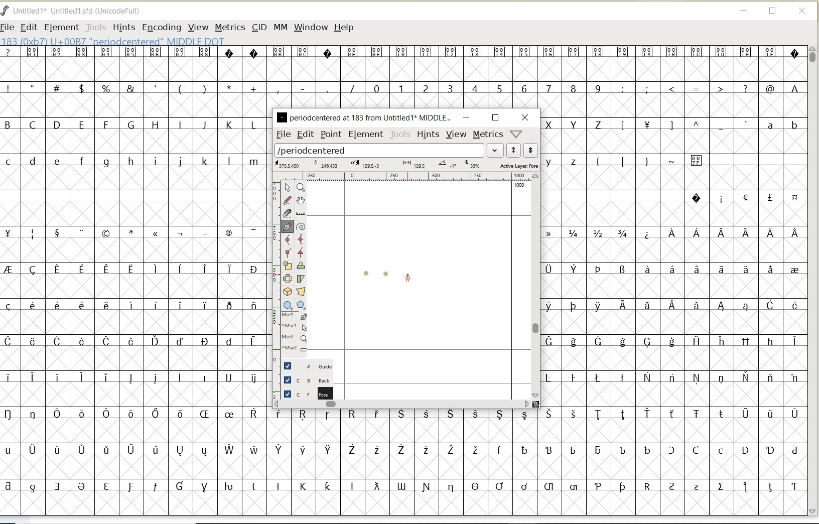 This screenshot has height=524, width=819. I want to click on rotate the selection in 3D and project back to plane, so click(287, 291).